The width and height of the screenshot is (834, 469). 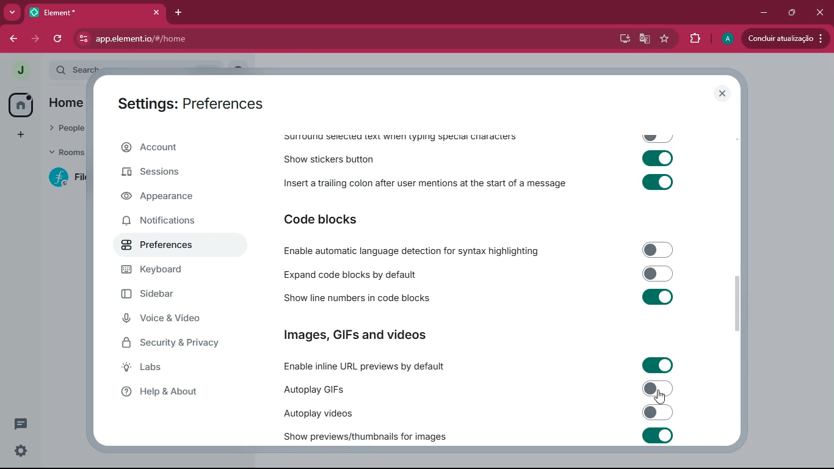 What do you see at coordinates (194, 102) in the screenshot?
I see `settings: preferences` at bounding box center [194, 102].